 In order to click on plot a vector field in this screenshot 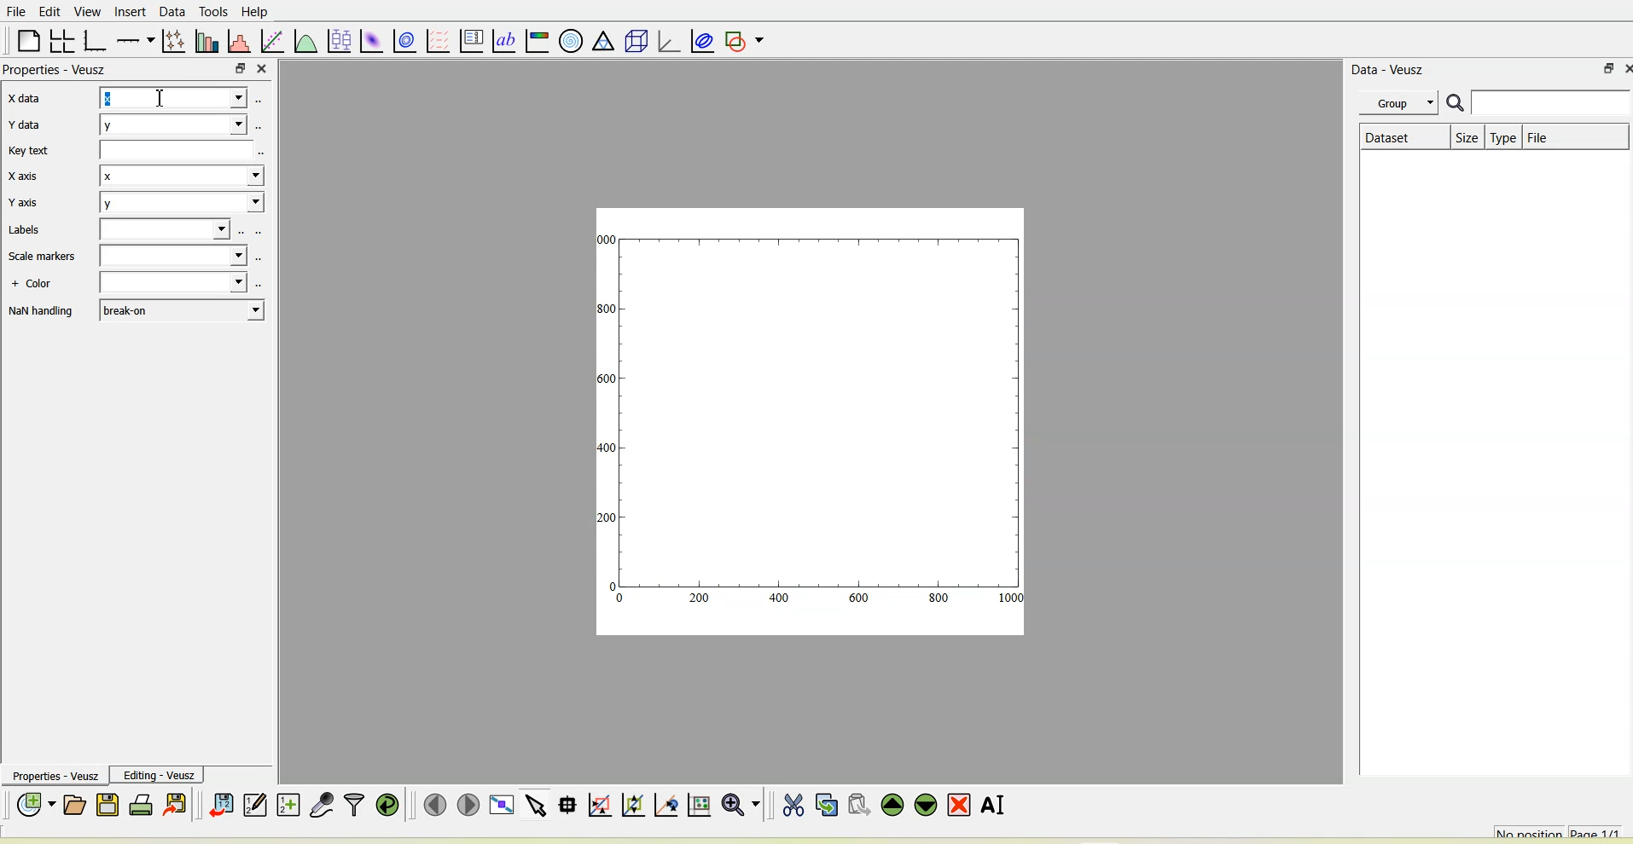, I will do `click(437, 40)`.